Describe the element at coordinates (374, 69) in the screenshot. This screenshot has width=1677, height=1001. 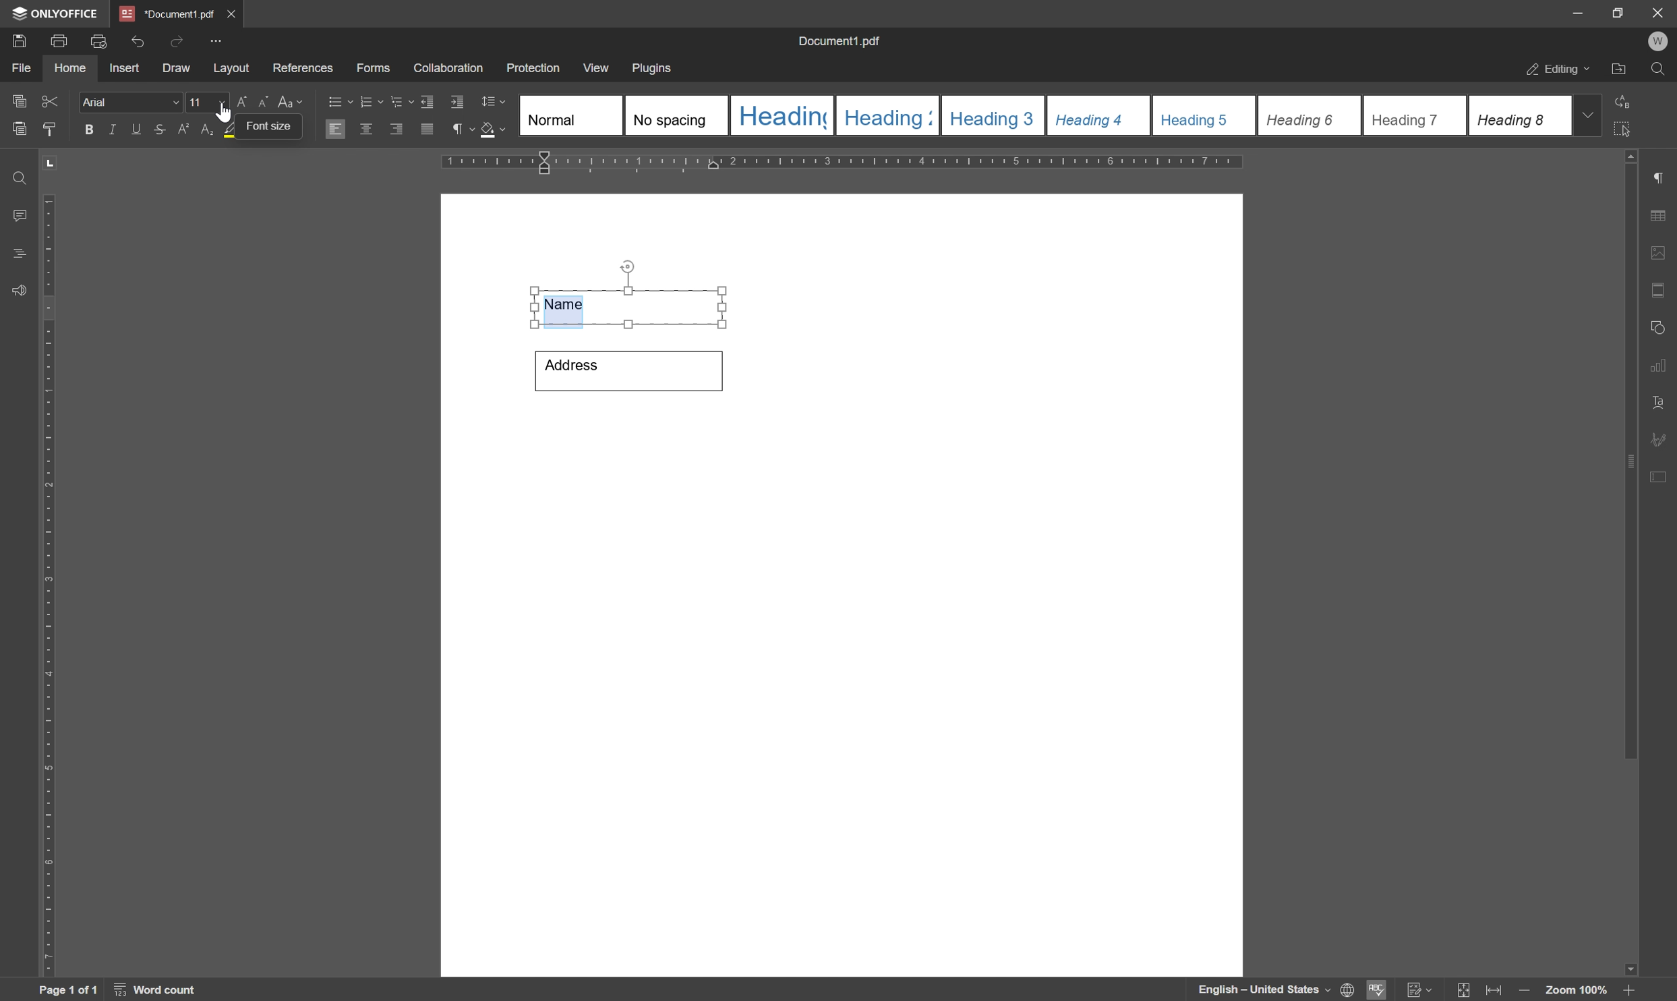
I see `forms` at that location.